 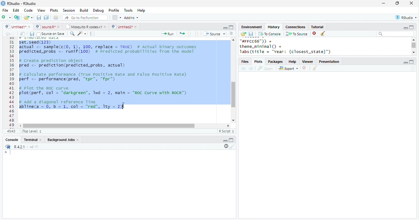 What do you see at coordinates (72, 63) in the screenshot?
I see `# Create prediction object
pred <- prediction(predicted_probs, actual)` at bounding box center [72, 63].